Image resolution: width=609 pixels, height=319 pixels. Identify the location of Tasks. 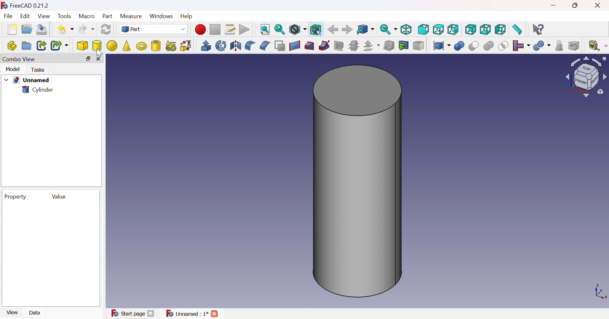
(39, 70).